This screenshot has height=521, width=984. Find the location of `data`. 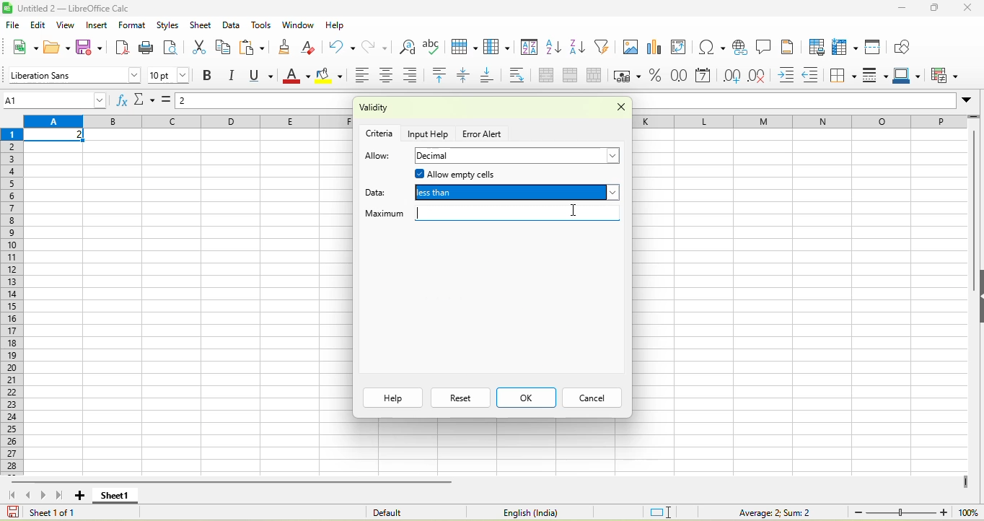

data is located at coordinates (379, 191).